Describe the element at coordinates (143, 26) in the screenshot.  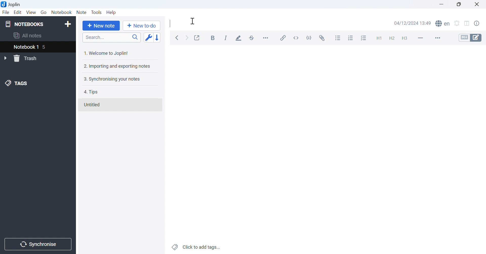
I see `New to-do` at that location.